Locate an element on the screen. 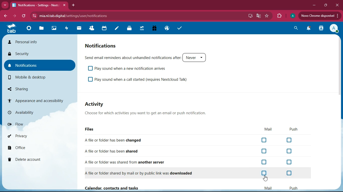 The height and width of the screenshot is (192, 343). push is located at coordinates (292, 129).